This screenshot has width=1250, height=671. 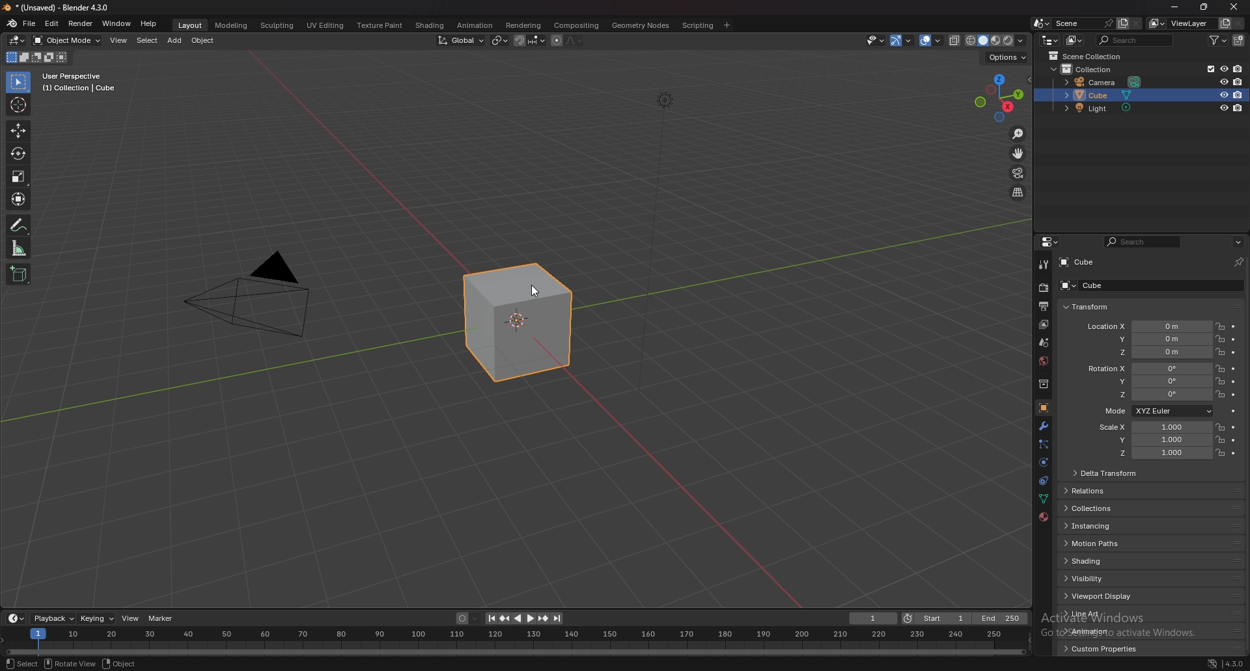 What do you see at coordinates (1086, 56) in the screenshot?
I see `scene collection` at bounding box center [1086, 56].